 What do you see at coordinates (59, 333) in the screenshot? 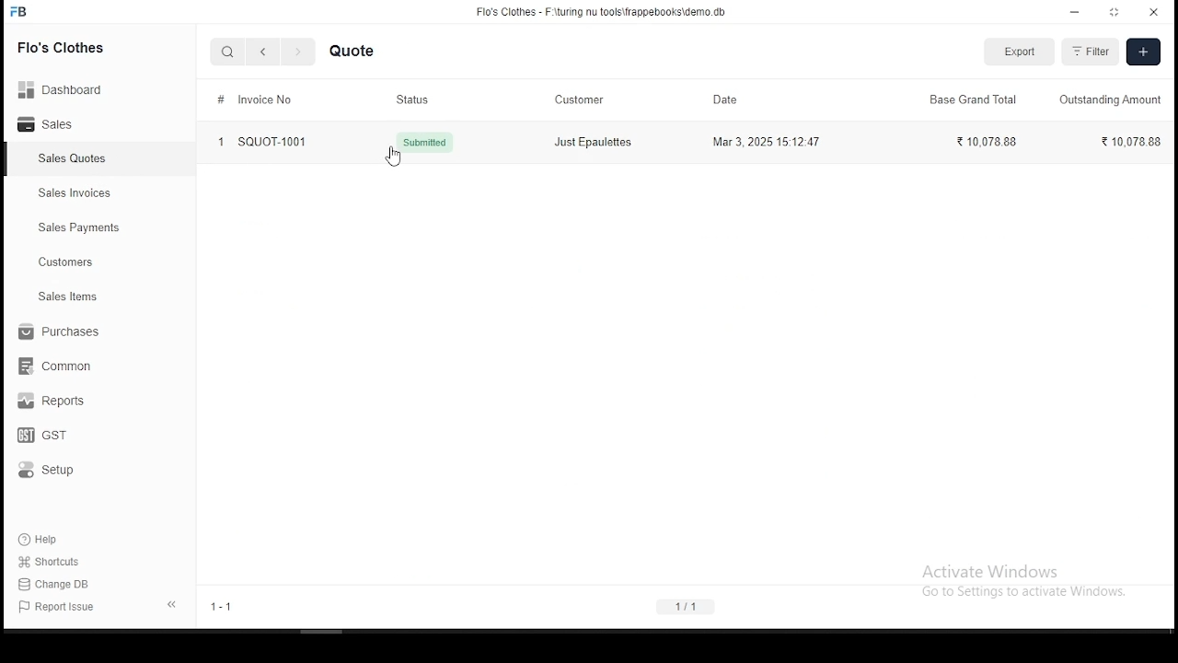
I see `purchases` at bounding box center [59, 333].